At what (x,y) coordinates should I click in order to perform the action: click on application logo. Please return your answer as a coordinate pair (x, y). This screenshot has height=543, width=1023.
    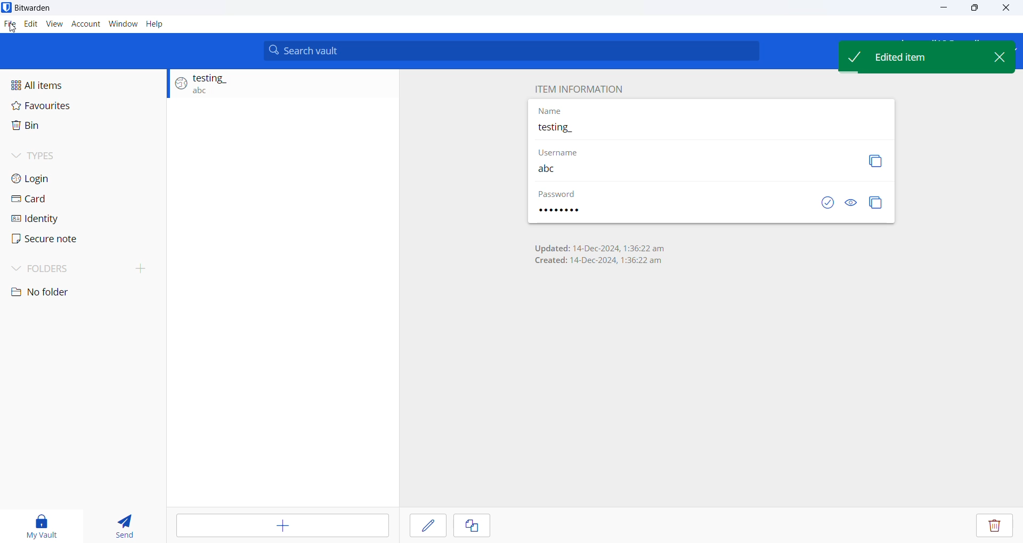
    Looking at the image, I should click on (6, 7).